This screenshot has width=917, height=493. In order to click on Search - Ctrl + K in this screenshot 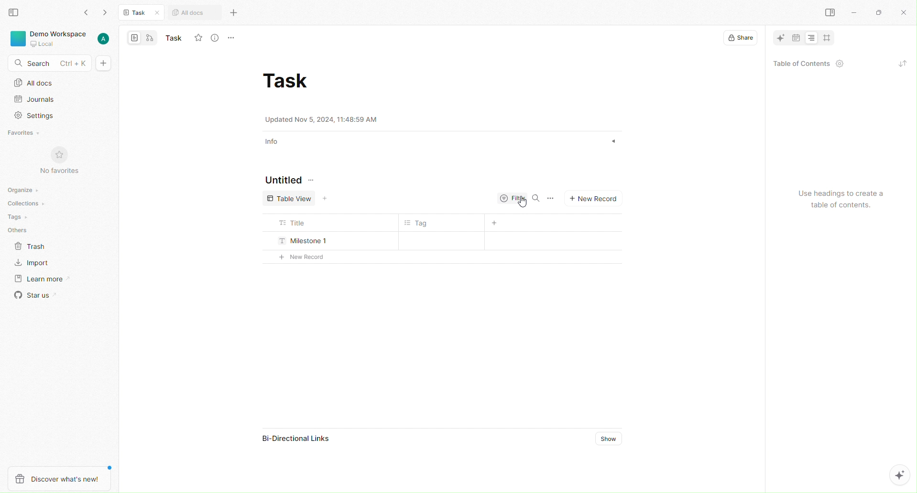, I will do `click(48, 63)`.